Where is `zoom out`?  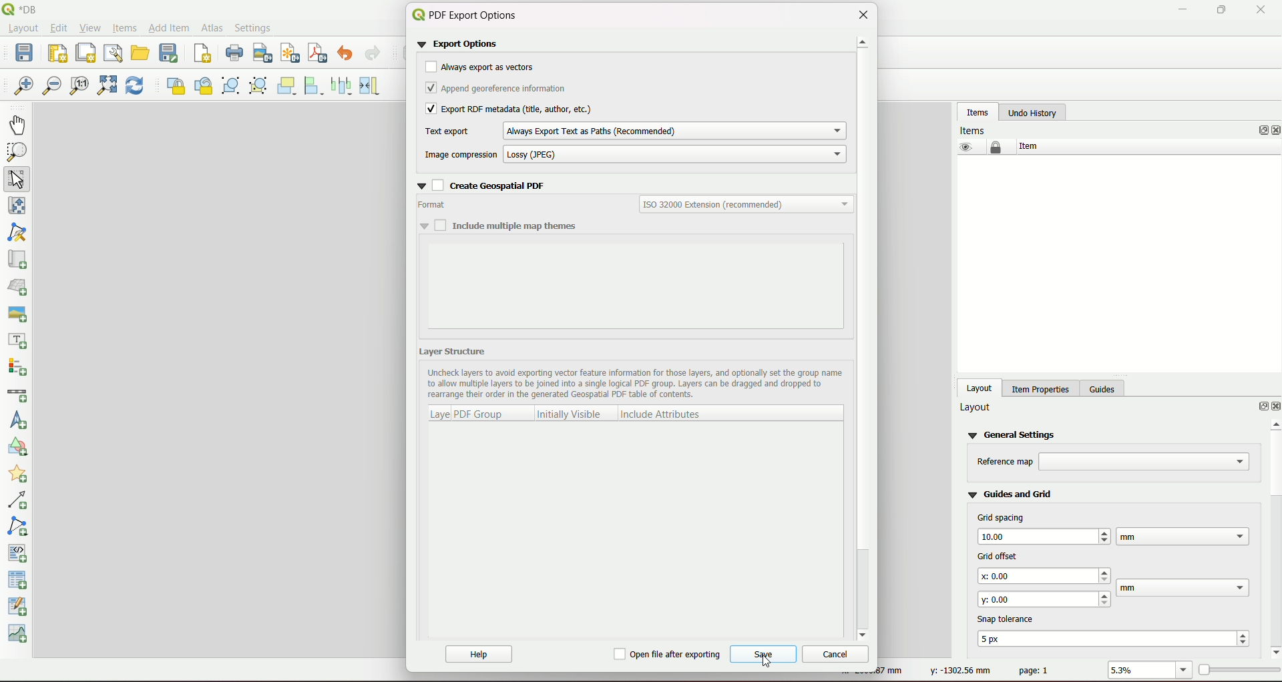 zoom out is located at coordinates (52, 87).